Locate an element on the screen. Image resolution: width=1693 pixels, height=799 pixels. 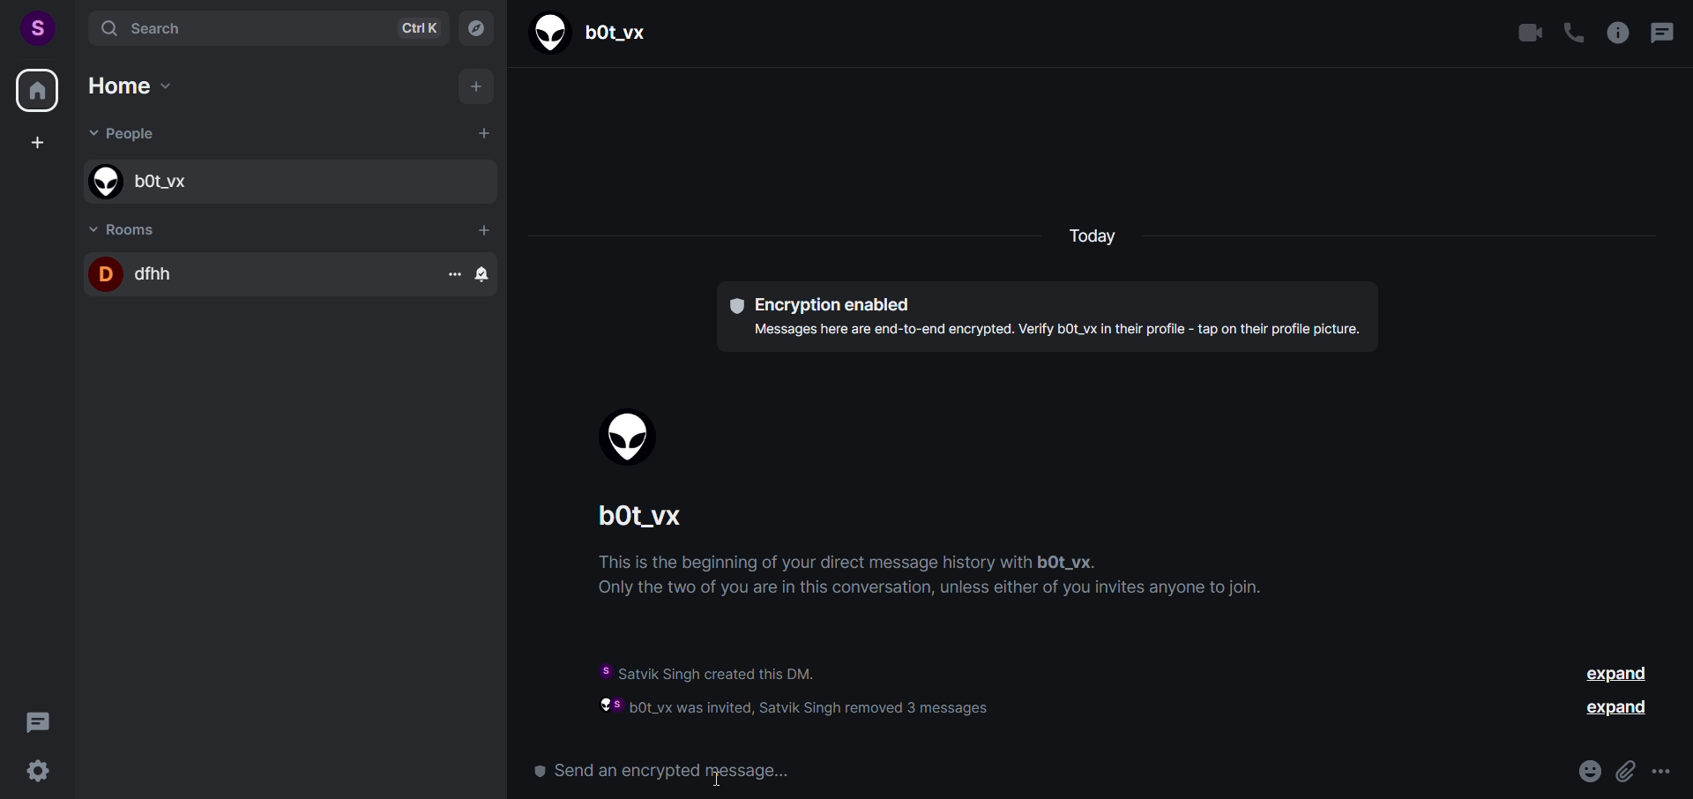
people is located at coordinates (129, 136).